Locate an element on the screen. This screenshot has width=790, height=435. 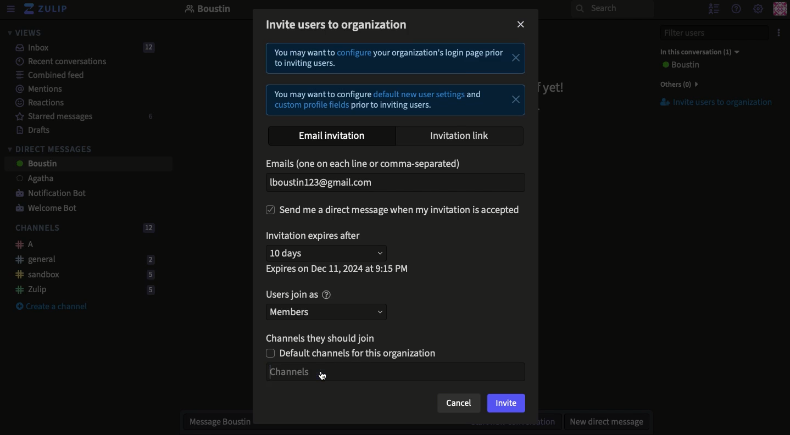
Users join as is located at coordinates (298, 294).